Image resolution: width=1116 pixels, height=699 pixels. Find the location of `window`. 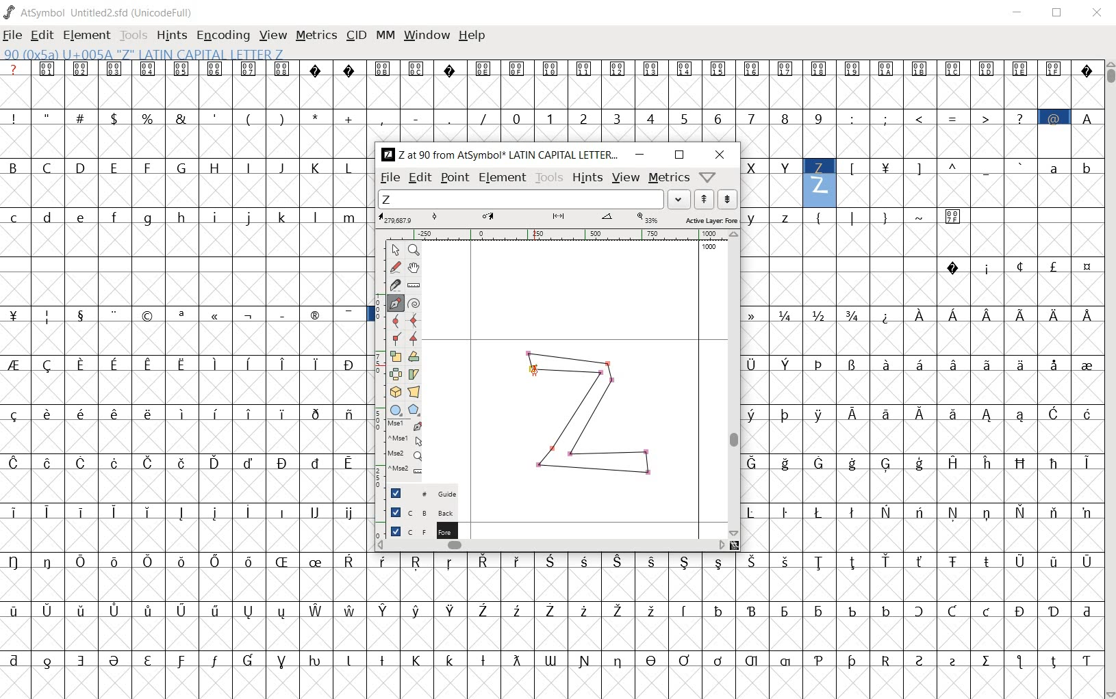

window is located at coordinates (427, 36).